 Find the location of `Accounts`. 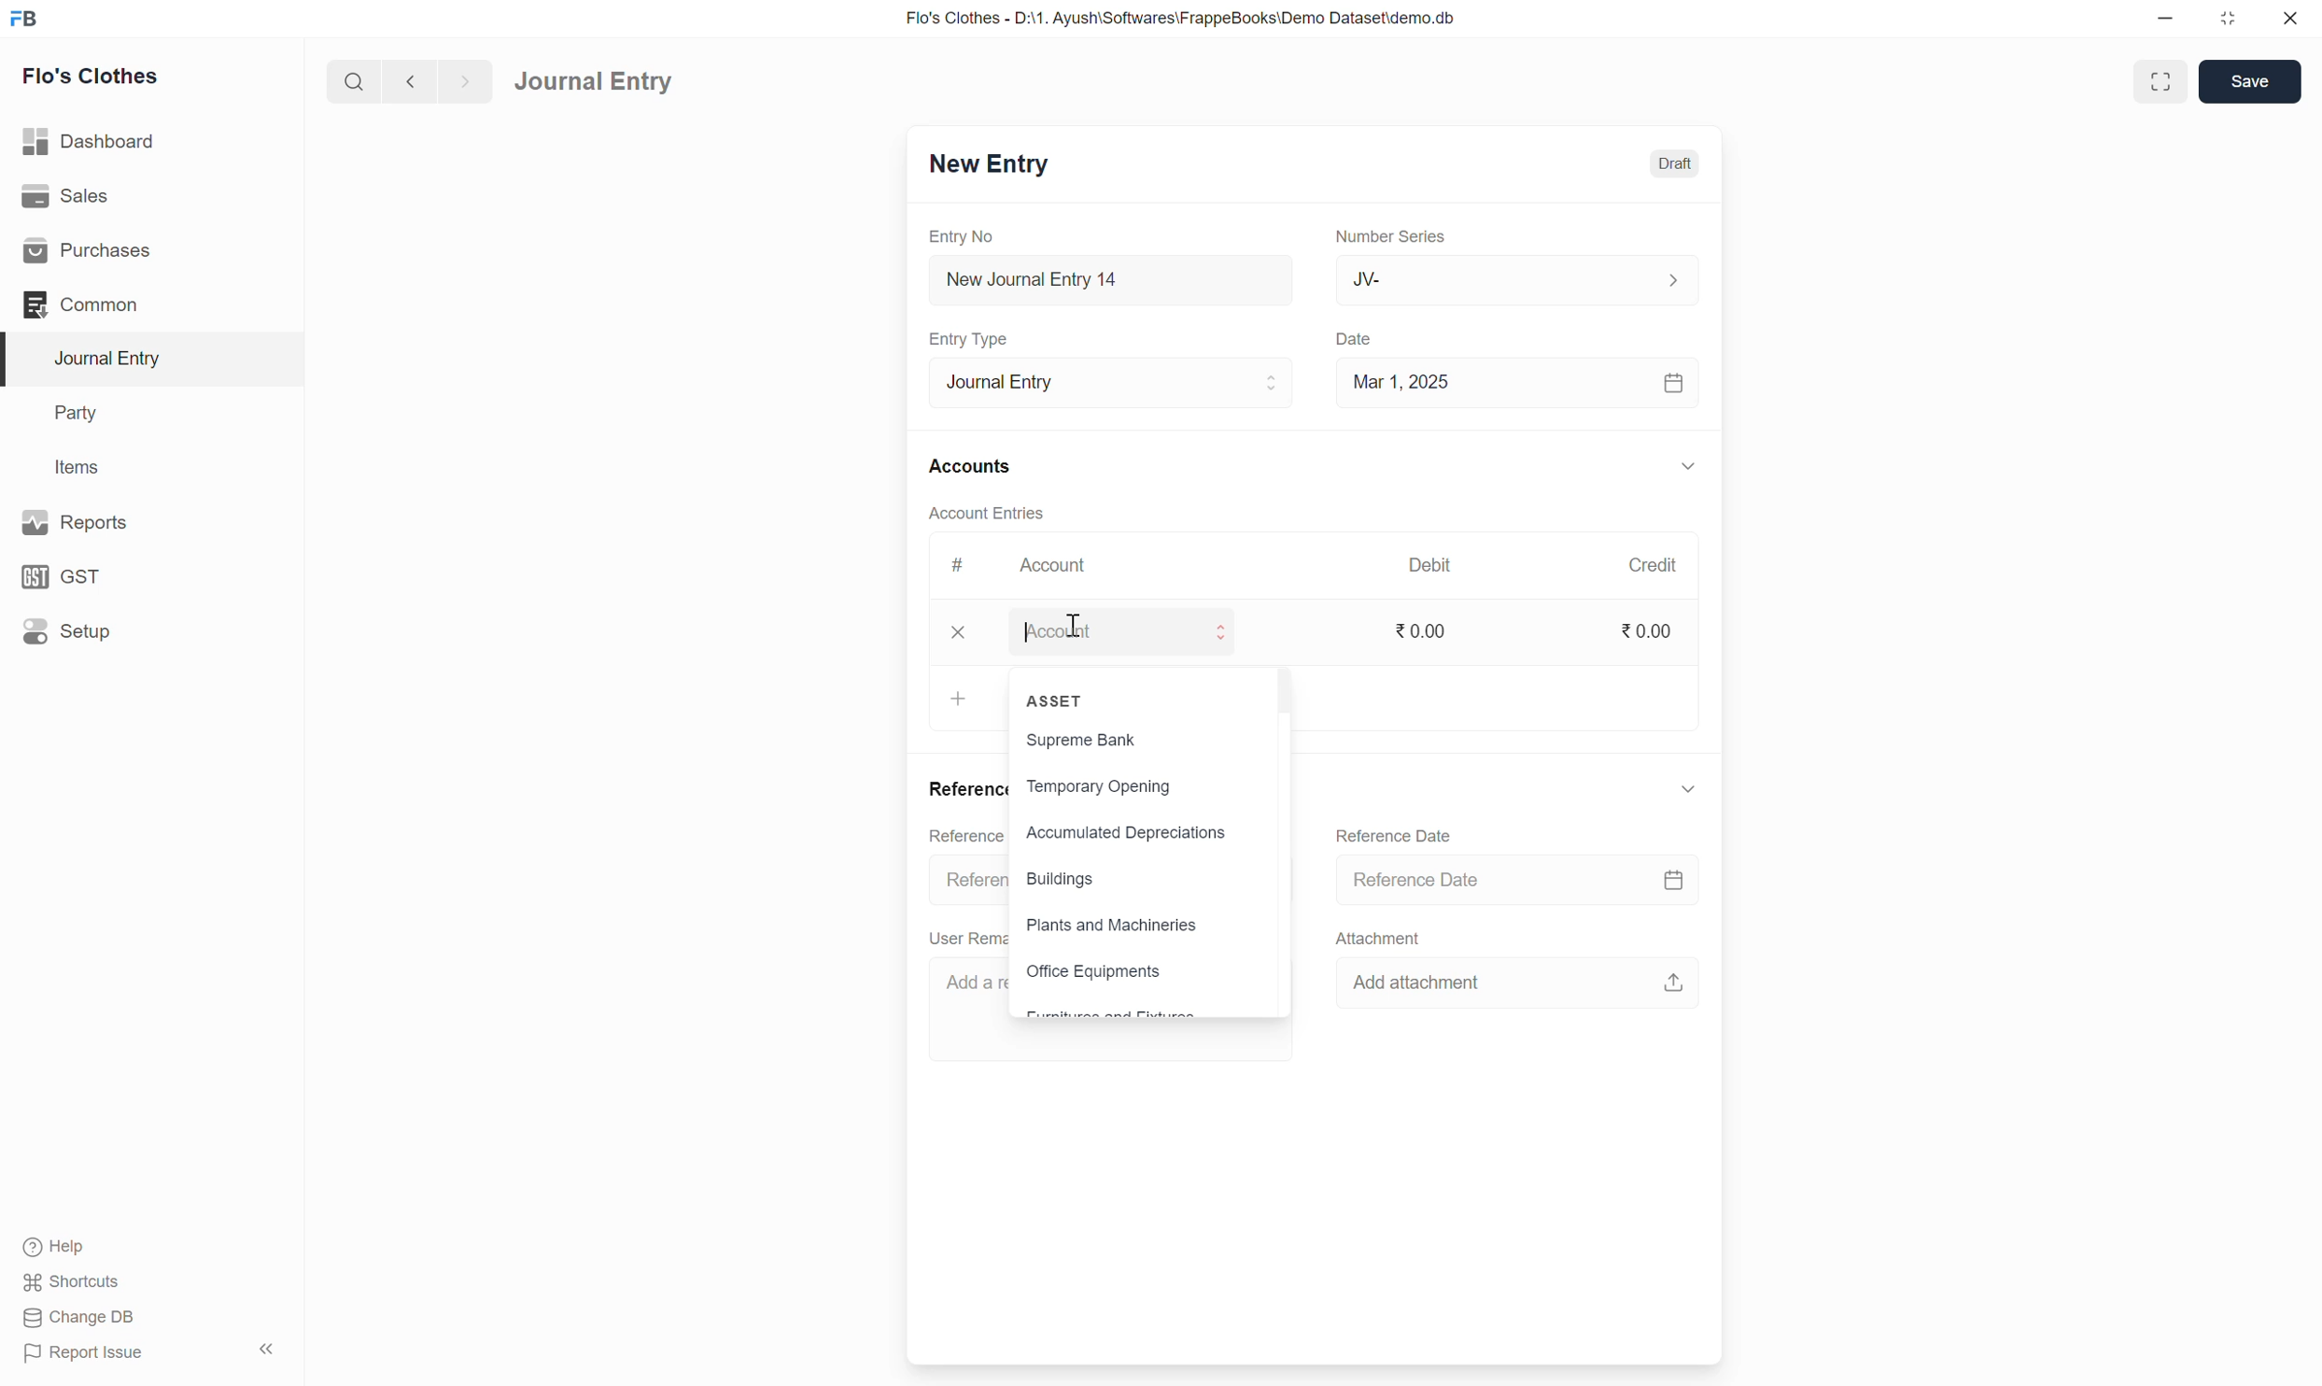

Accounts is located at coordinates (973, 463).